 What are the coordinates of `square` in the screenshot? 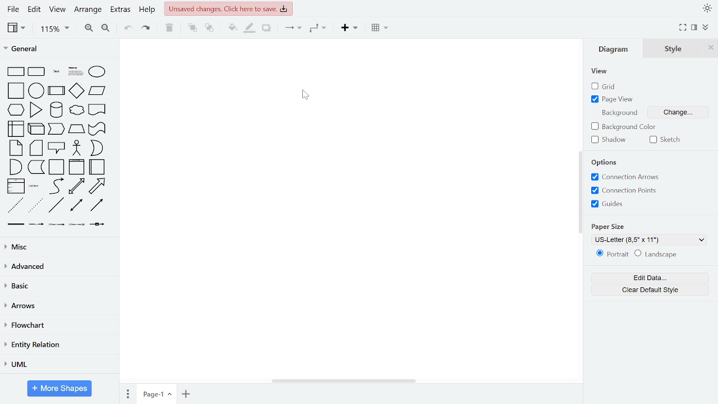 It's located at (16, 90).